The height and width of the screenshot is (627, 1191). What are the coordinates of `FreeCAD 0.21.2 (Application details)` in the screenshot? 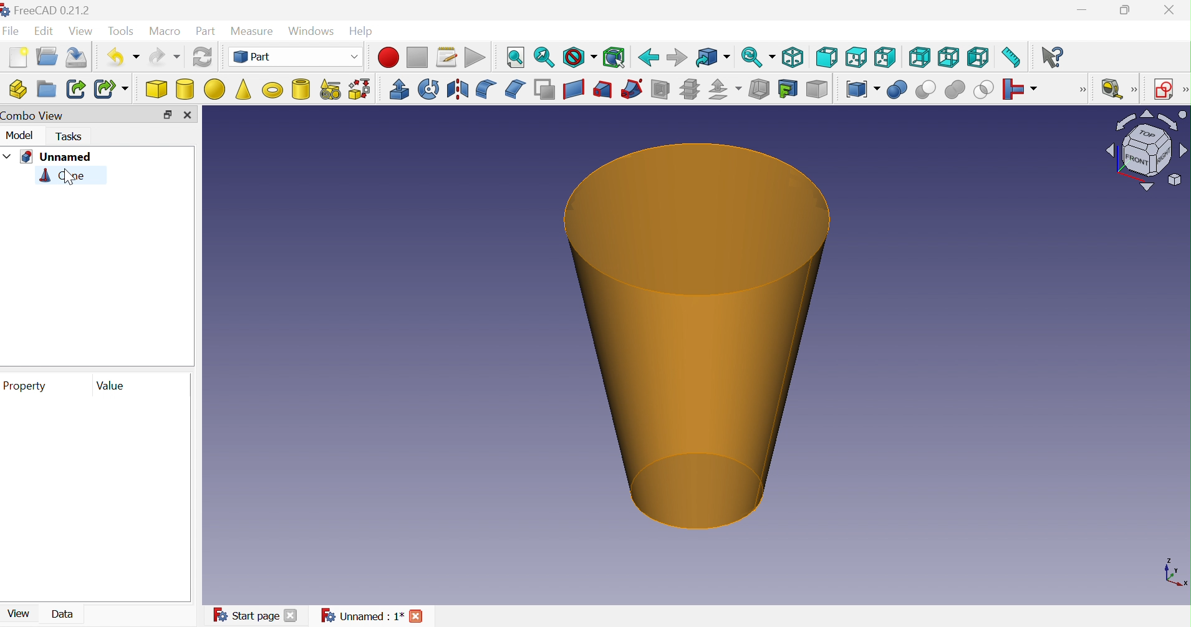 It's located at (46, 11).